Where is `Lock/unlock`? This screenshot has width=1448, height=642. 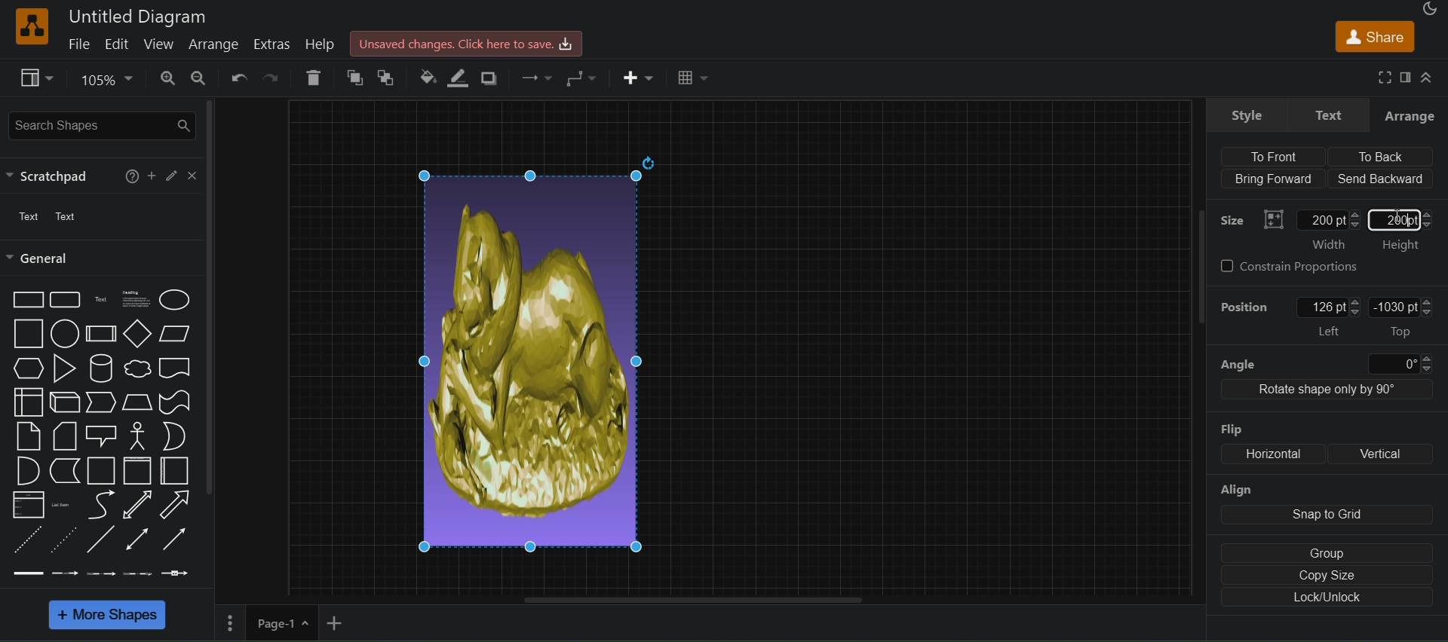
Lock/unlock is located at coordinates (1328, 599).